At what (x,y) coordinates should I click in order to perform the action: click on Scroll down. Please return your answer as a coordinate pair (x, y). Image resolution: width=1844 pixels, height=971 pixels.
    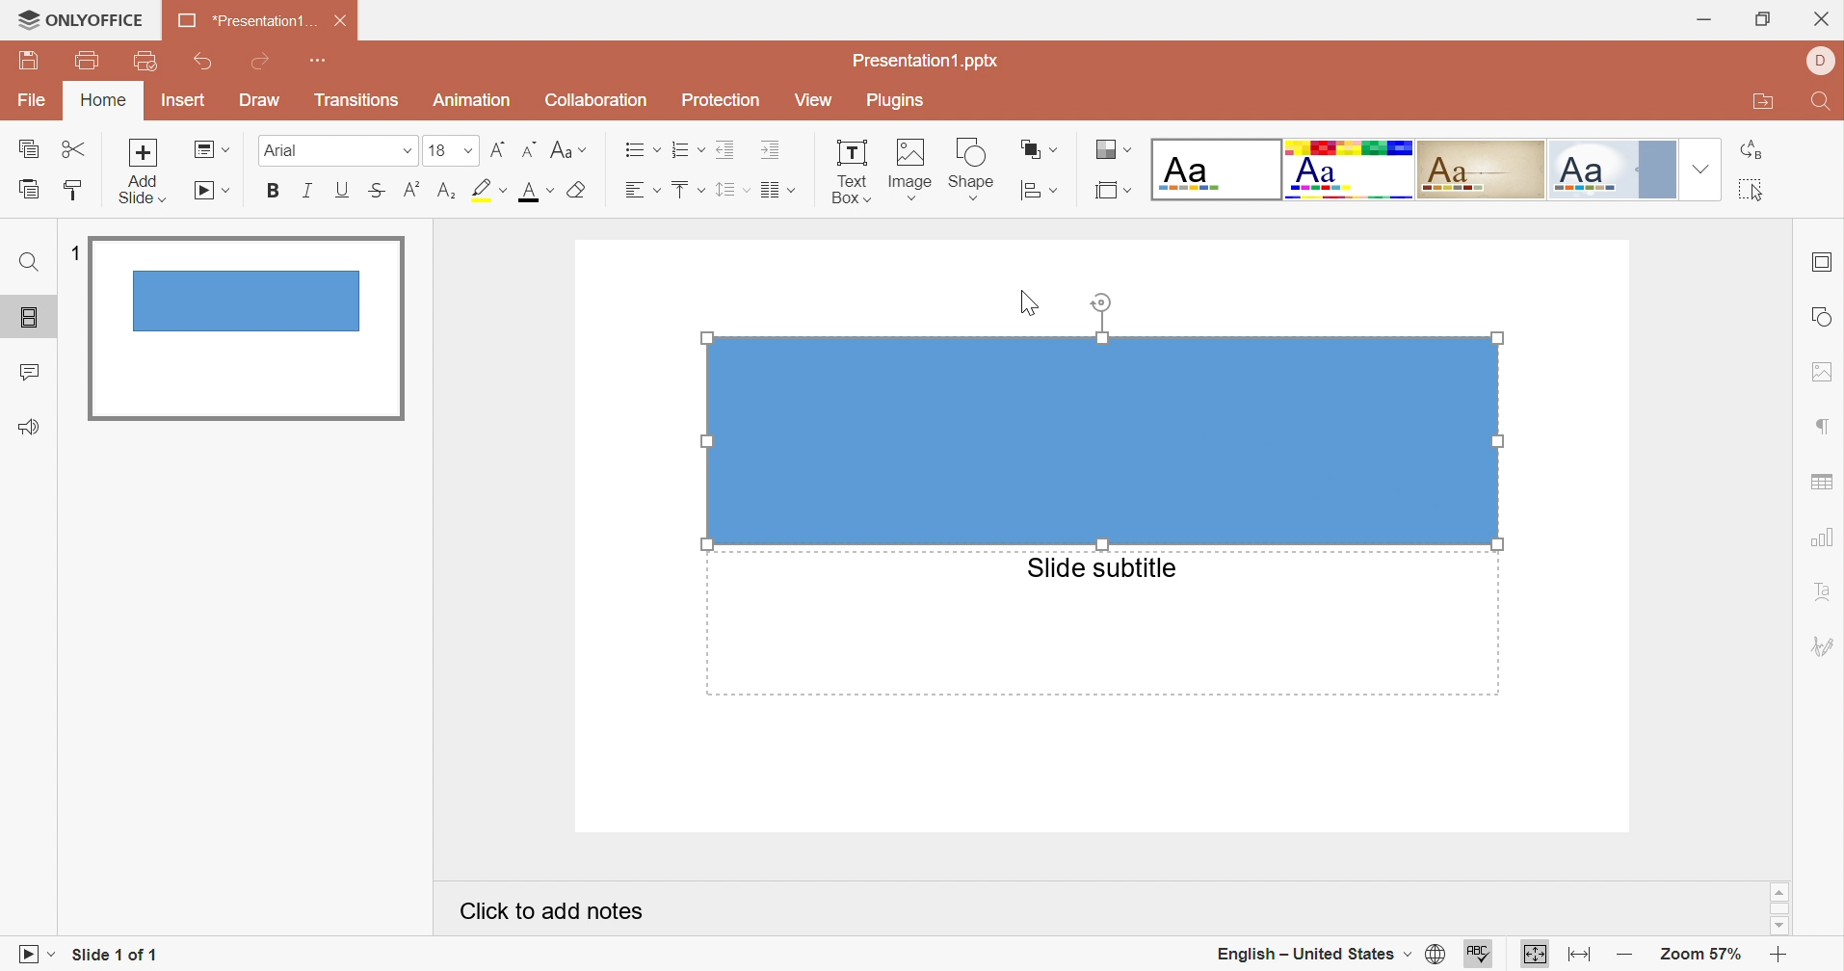
    Looking at the image, I should click on (1777, 927).